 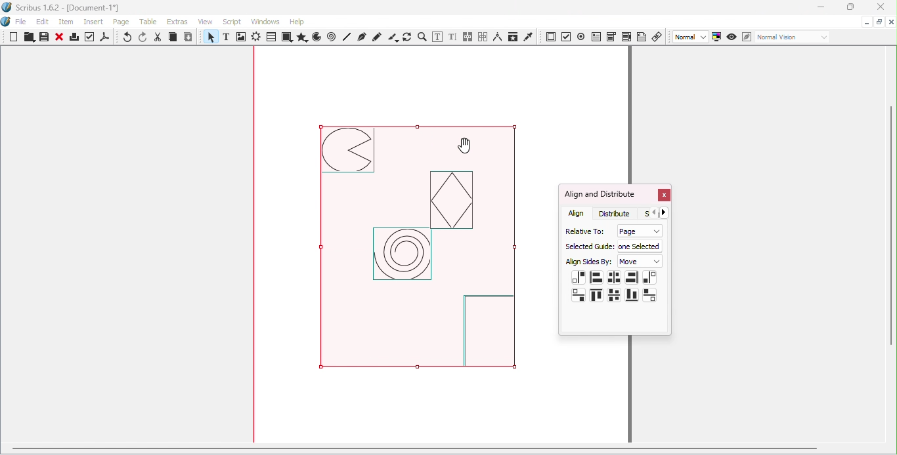 What do you see at coordinates (667, 212) in the screenshot?
I see `Go forward` at bounding box center [667, 212].